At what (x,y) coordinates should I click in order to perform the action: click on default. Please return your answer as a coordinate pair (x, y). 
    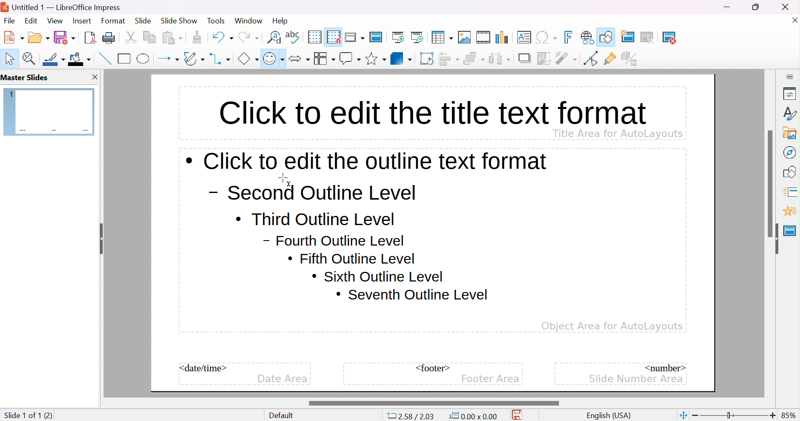
    Looking at the image, I should click on (284, 416).